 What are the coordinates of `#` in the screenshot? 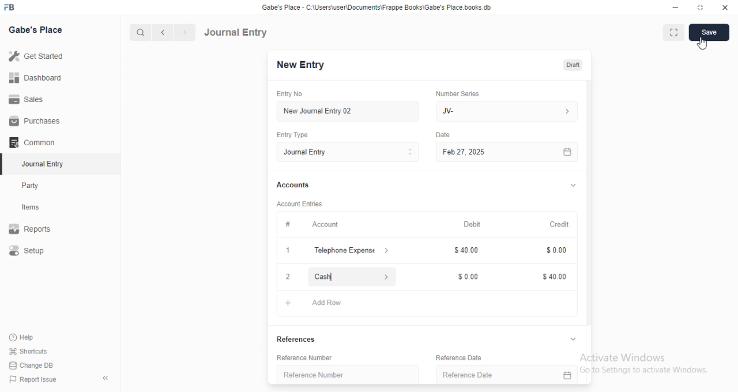 It's located at (288, 224).